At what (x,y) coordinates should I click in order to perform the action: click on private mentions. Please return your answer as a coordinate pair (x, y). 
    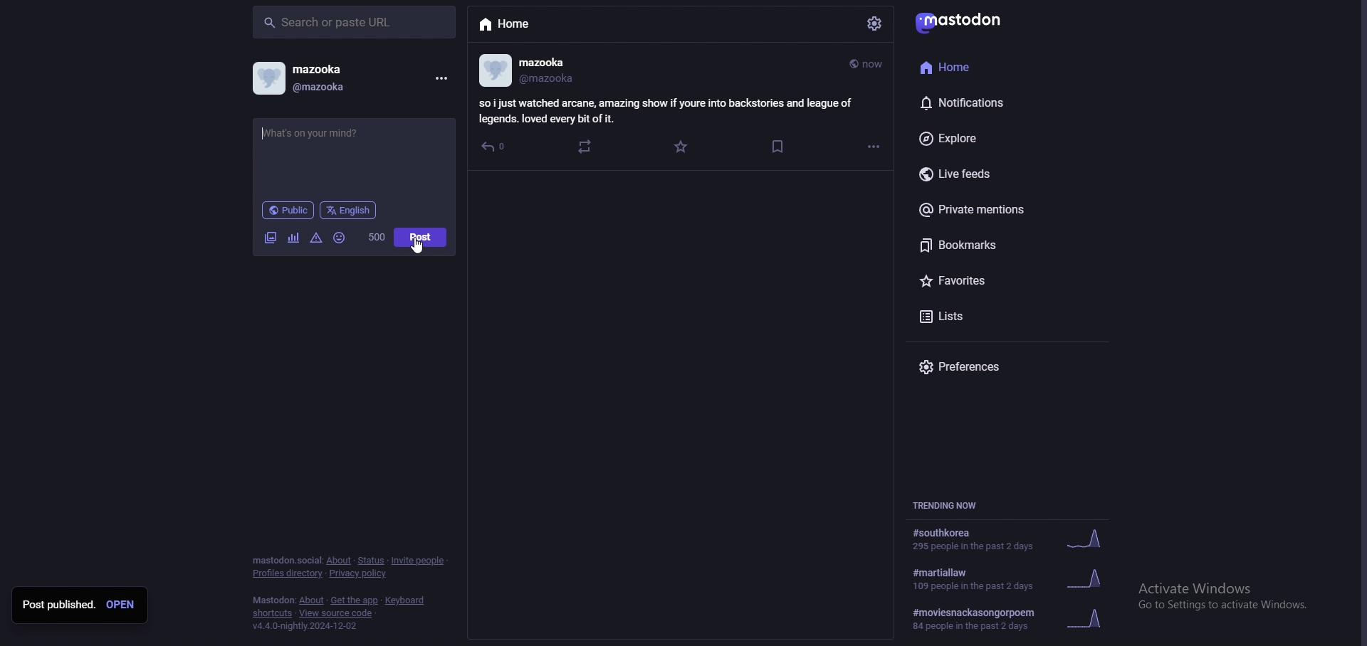
    Looking at the image, I should click on (995, 209).